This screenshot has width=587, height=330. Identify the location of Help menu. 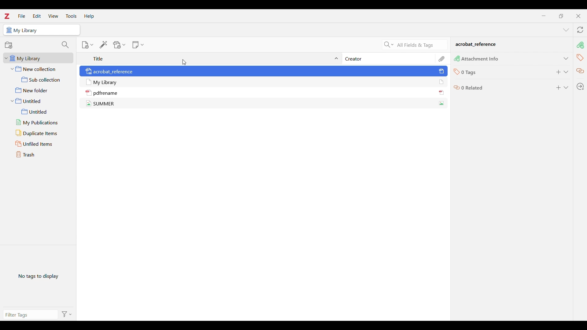
(89, 16).